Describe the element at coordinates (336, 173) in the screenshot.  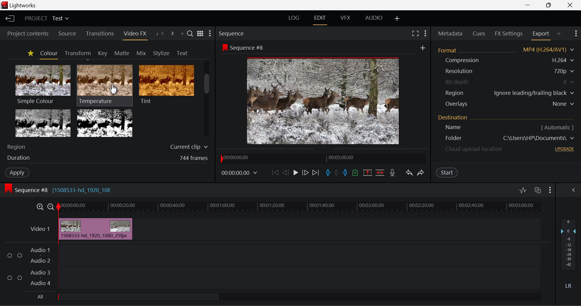
I see `Remove all marks` at that location.